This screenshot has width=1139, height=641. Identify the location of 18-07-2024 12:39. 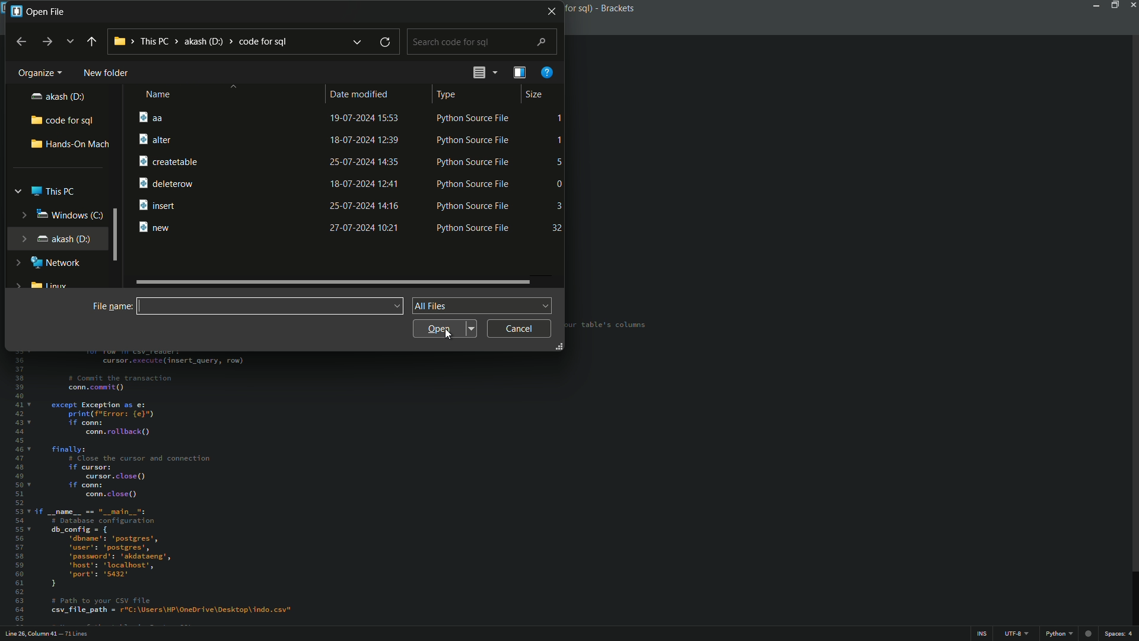
(362, 140).